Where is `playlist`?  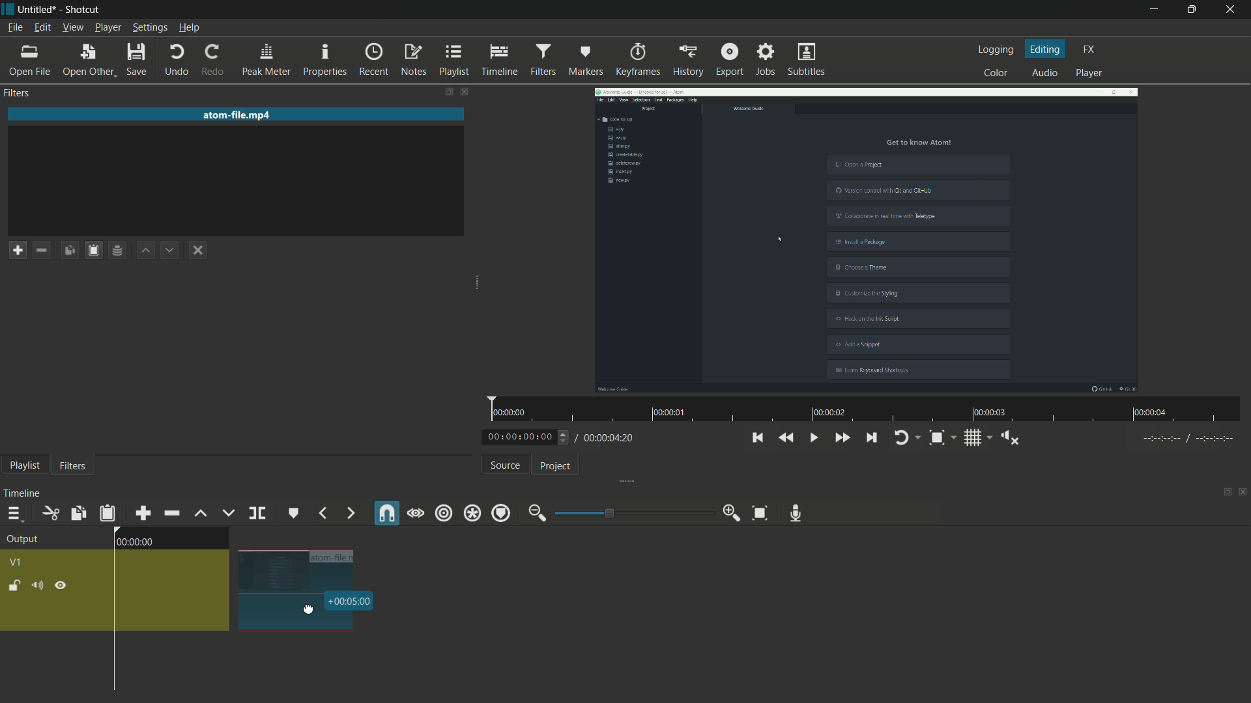 playlist is located at coordinates (452, 59).